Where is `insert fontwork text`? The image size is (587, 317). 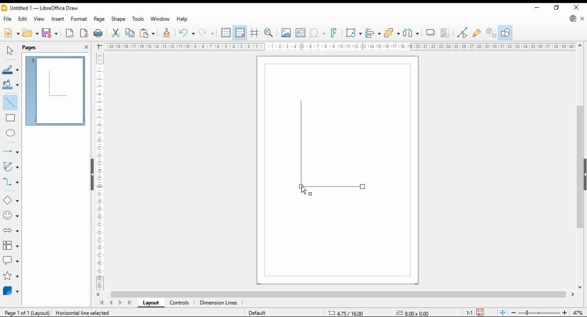 insert fontwork text is located at coordinates (334, 33).